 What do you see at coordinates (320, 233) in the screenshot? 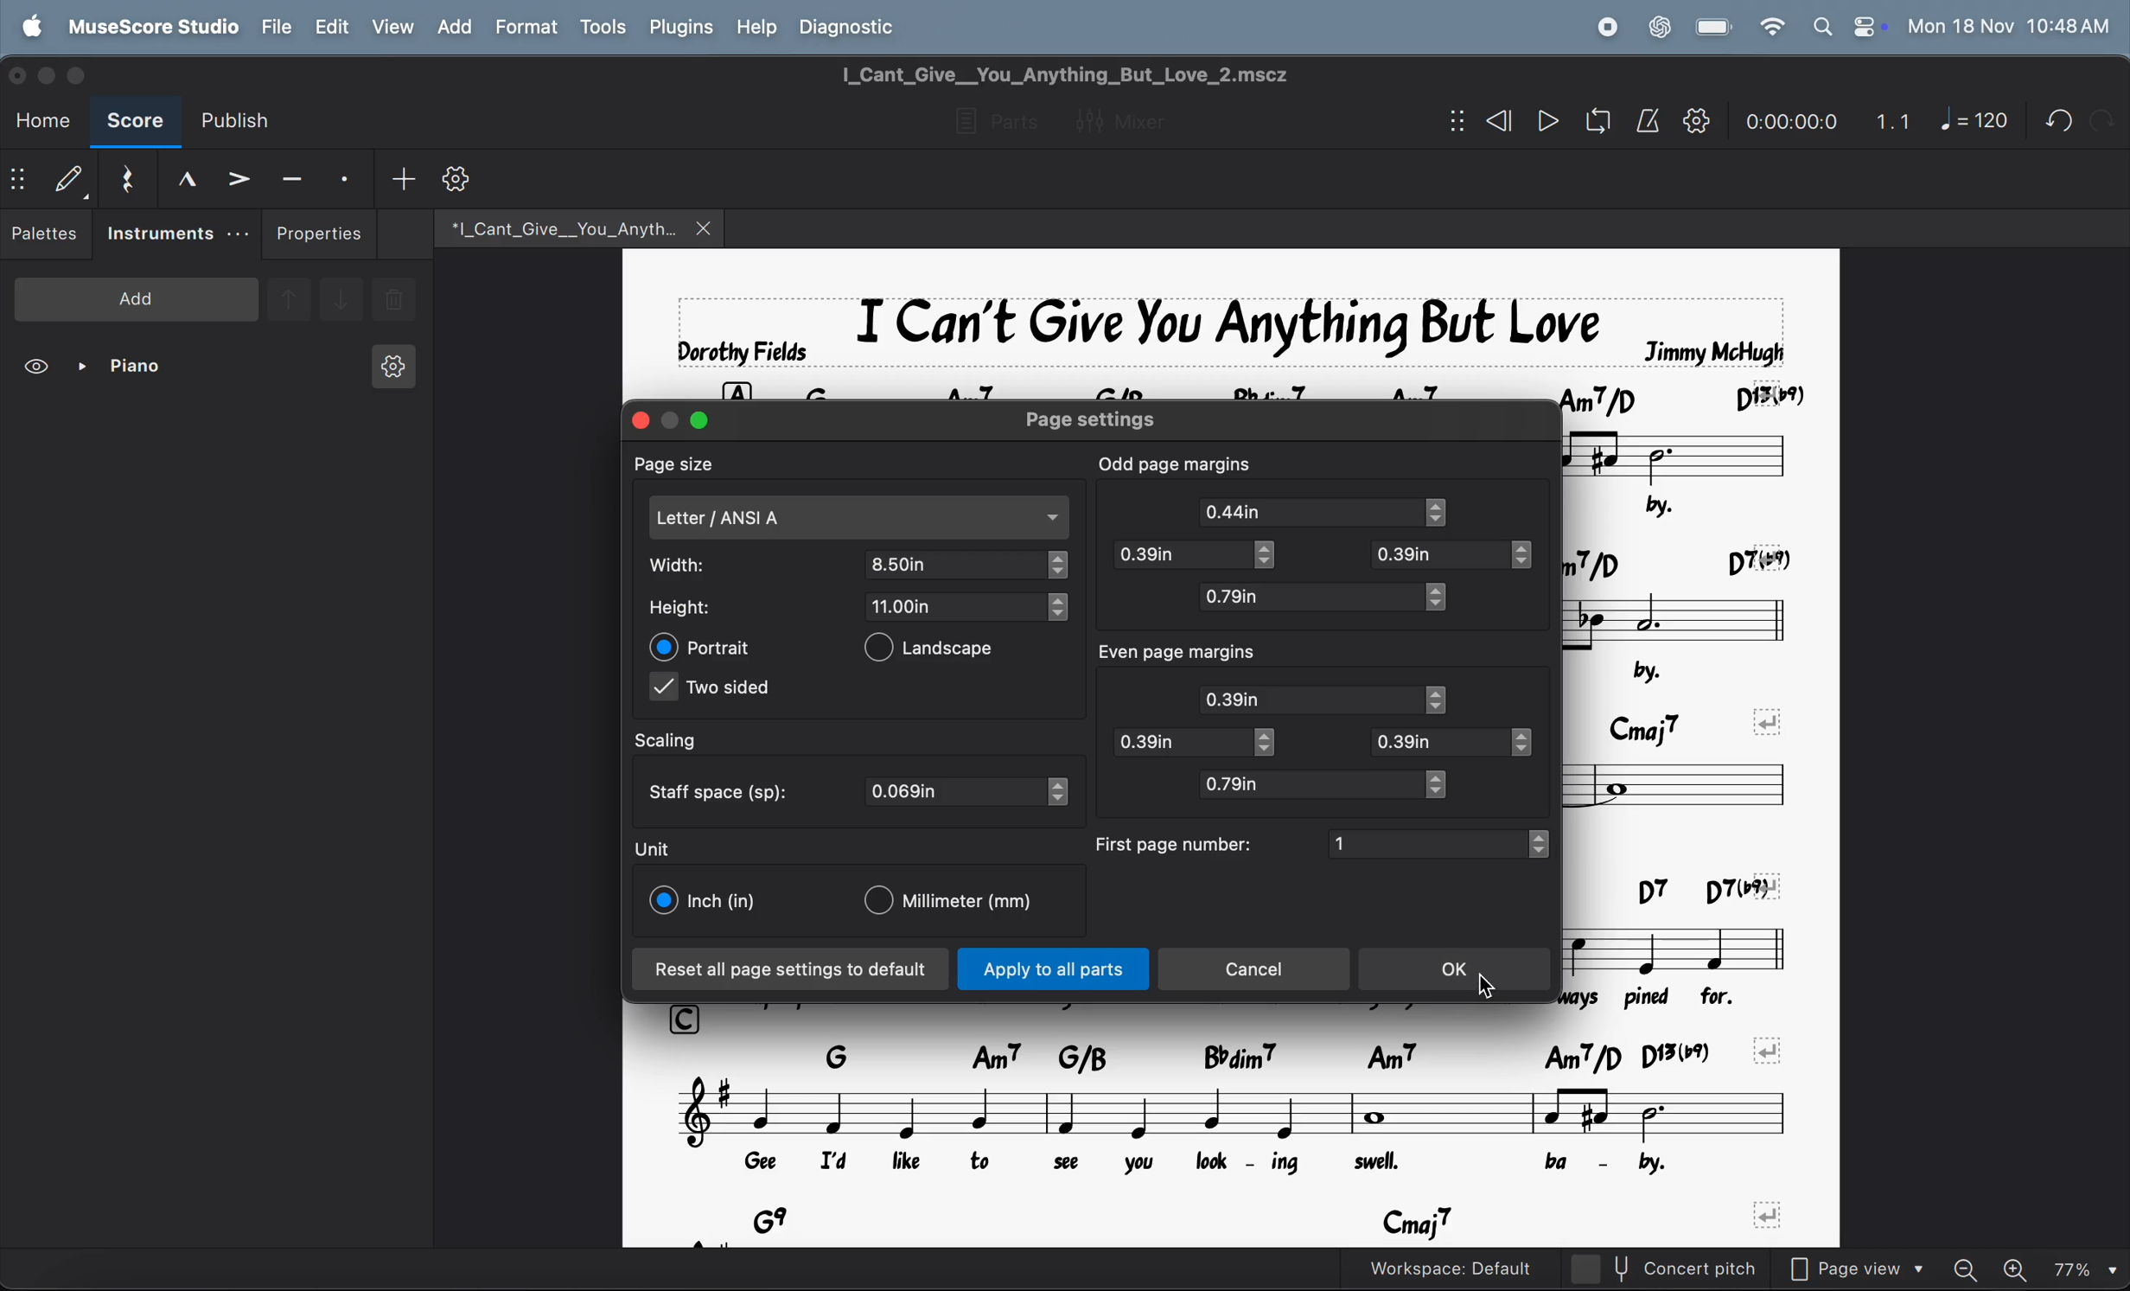
I see `properties` at bounding box center [320, 233].